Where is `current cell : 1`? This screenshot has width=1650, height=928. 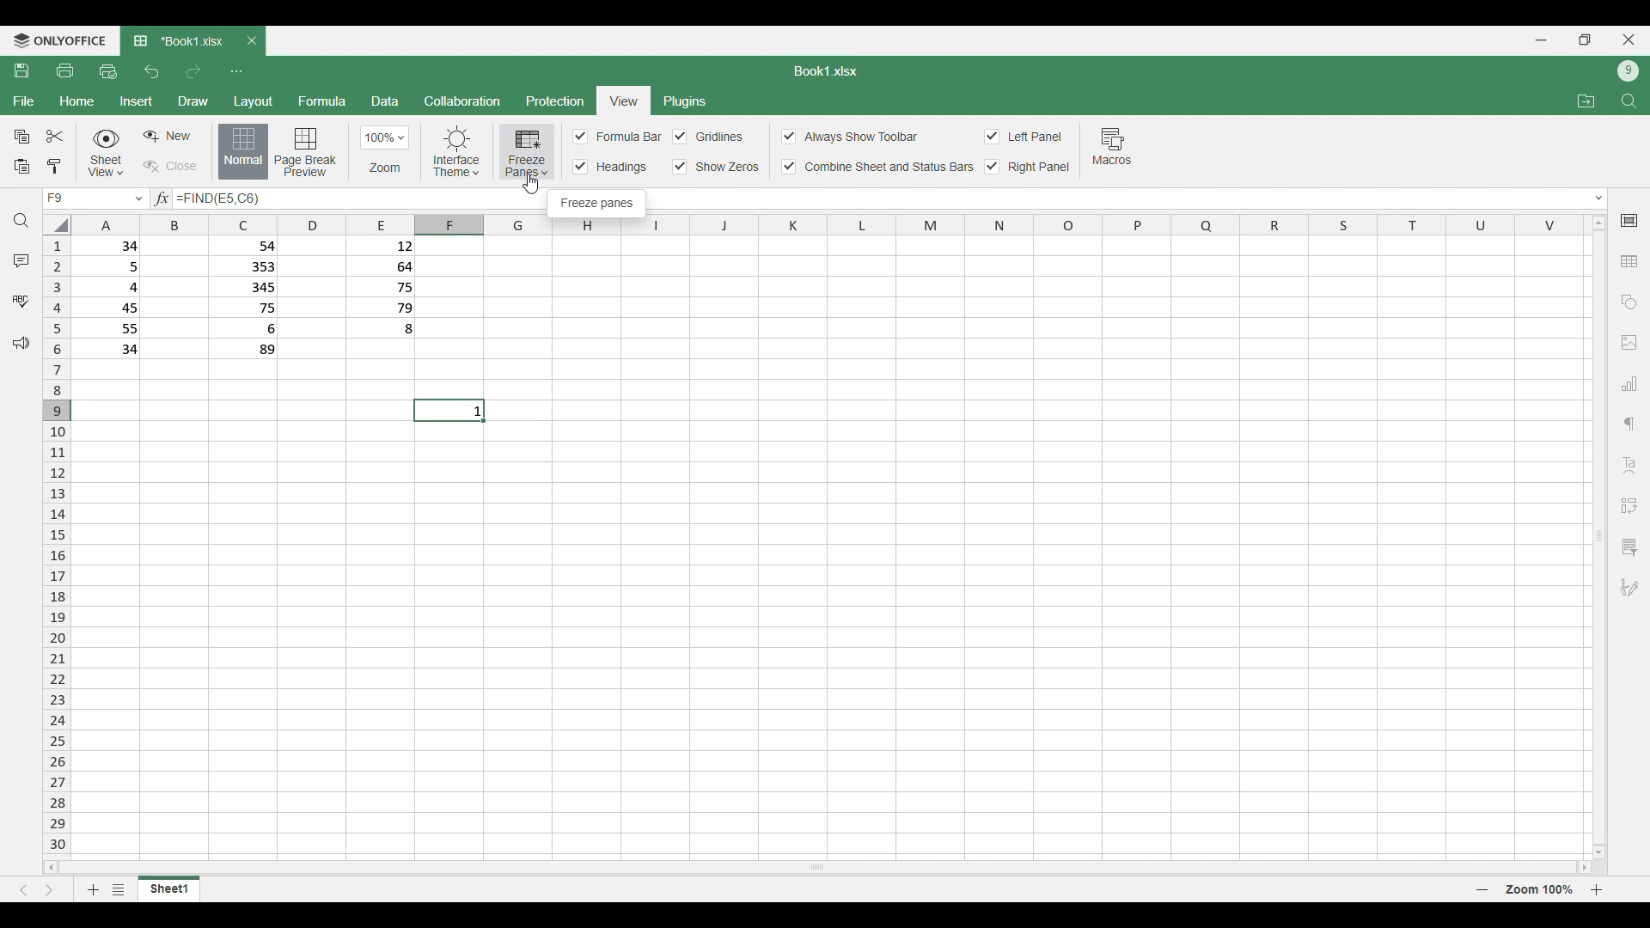 current cell : 1 is located at coordinates (450, 409).